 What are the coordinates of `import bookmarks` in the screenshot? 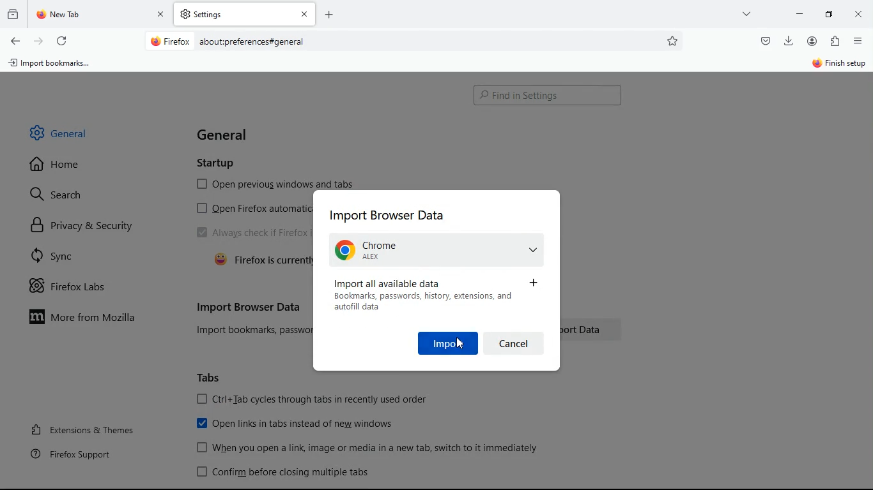 It's located at (51, 65).